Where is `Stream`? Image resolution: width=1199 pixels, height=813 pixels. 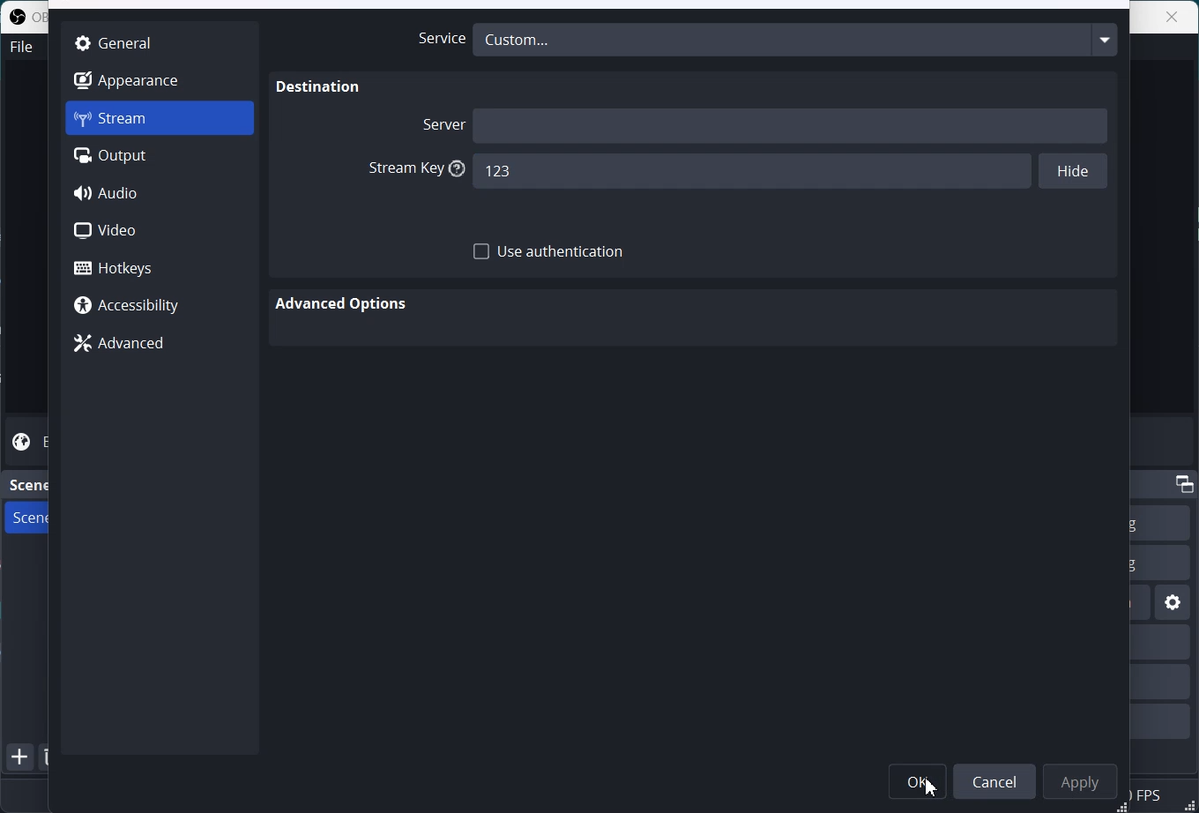
Stream is located at coordinates (160, 118).